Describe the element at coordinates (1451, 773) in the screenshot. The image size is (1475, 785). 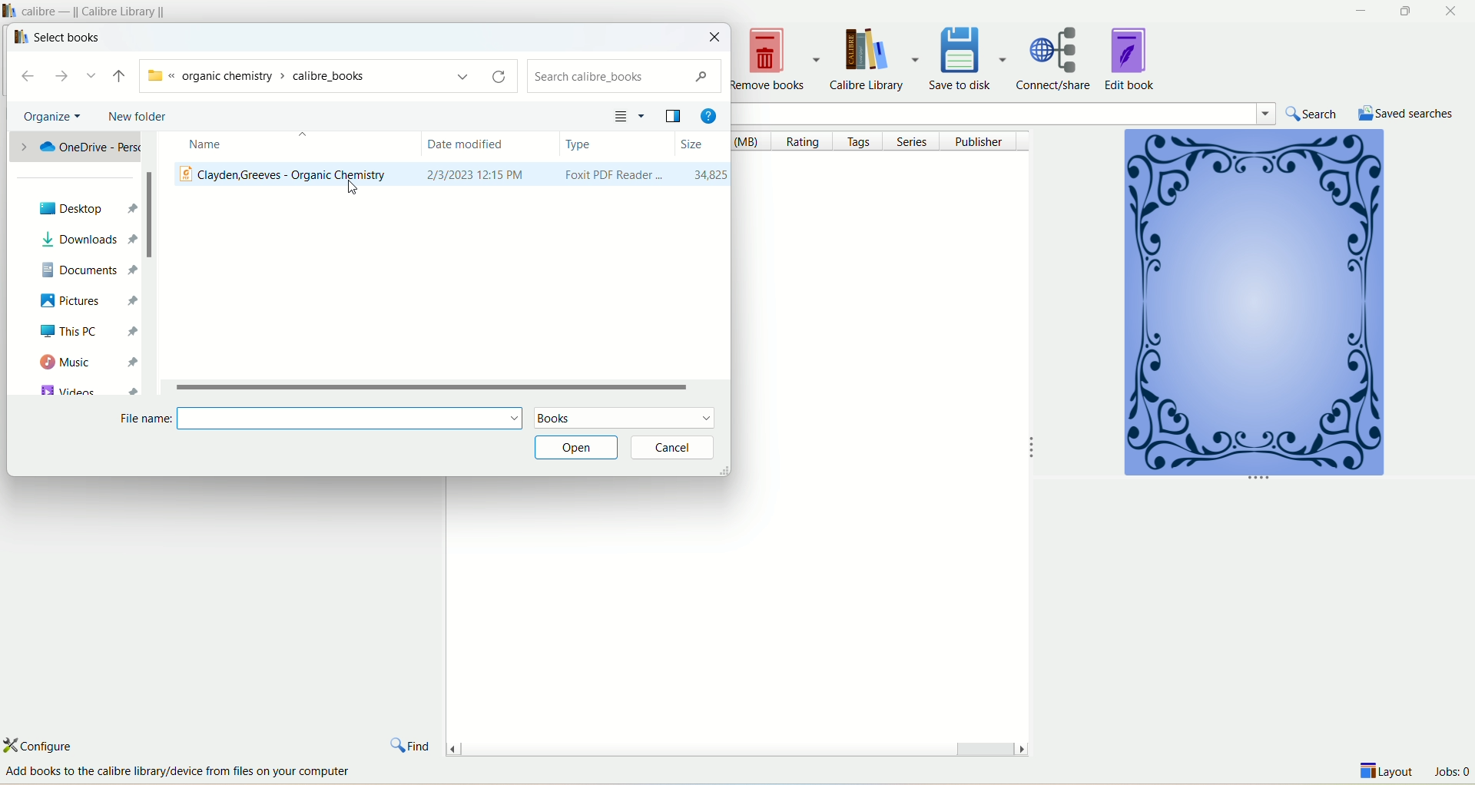
I see `jobs` at that location.